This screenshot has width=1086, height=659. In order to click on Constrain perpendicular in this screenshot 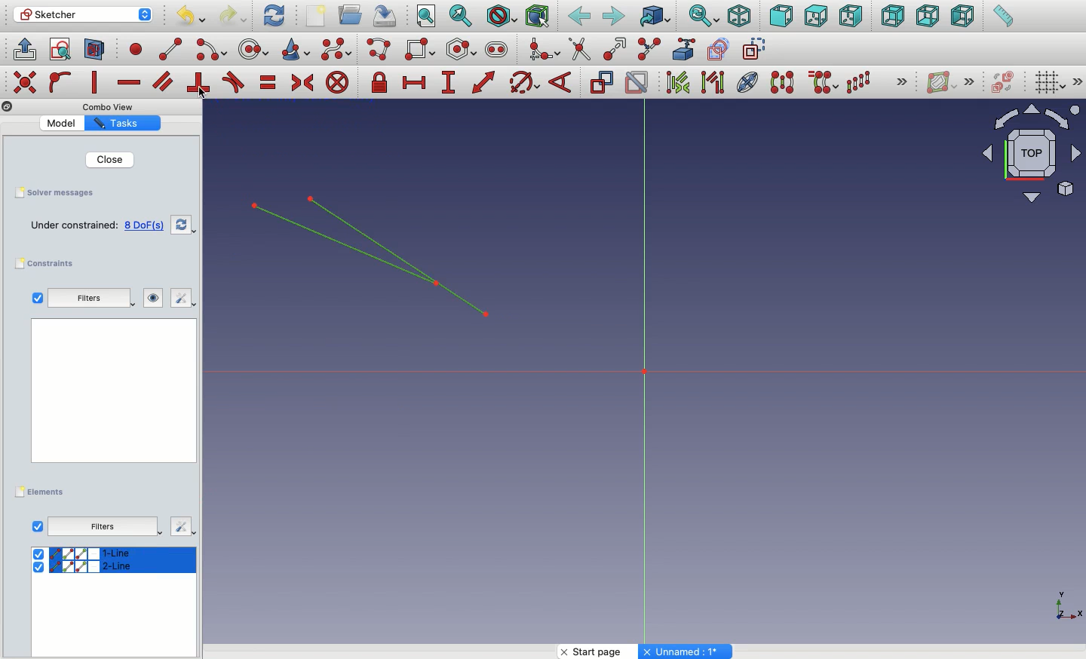, I will do `click(199, 83)`.